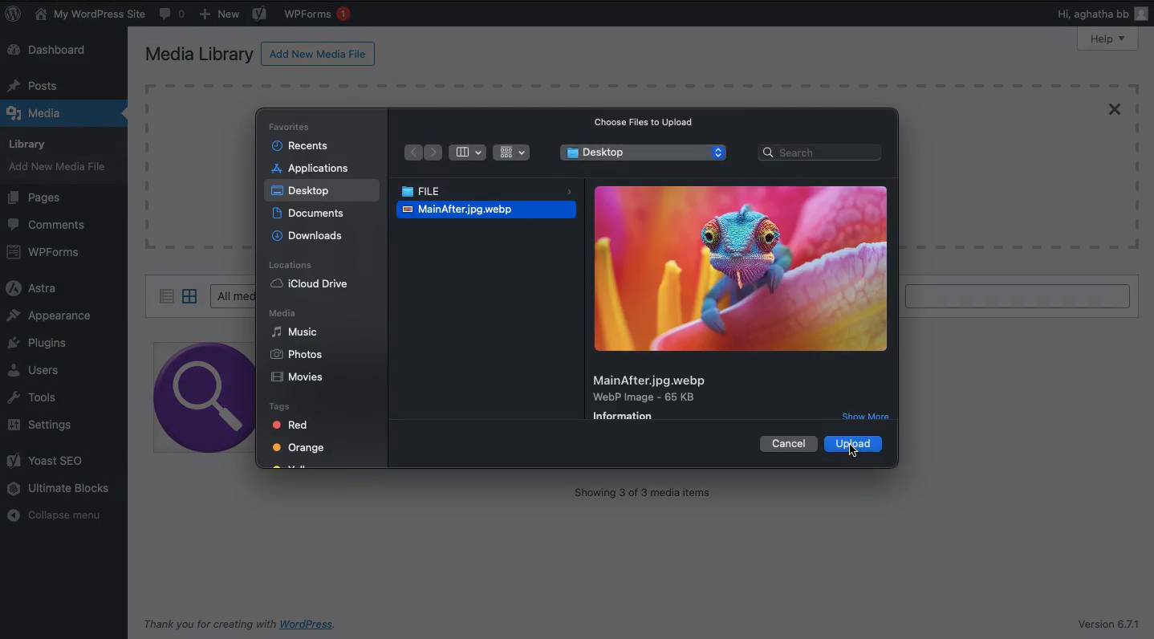 The height and width of the screenshot is (639, 1154). What do you see at coordinates (221, 16) in the screenshot?
I see `New` at bounding box center [221, 16].